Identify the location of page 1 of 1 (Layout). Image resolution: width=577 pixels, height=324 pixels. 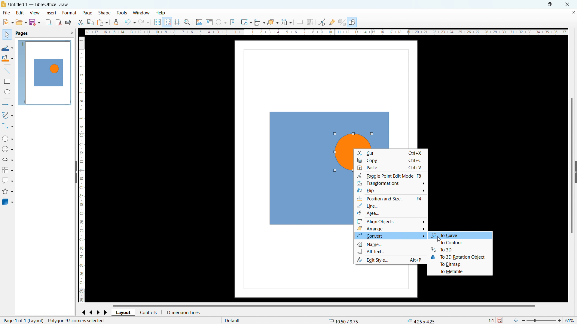
(23, 320).